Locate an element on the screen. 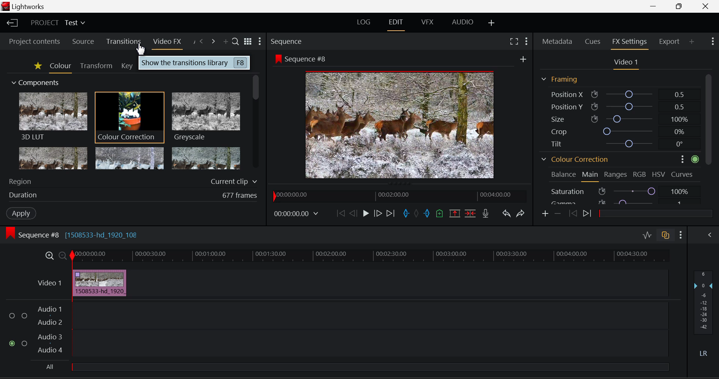 The height and width of the screenshot is (379, 719). Effect Applied is located at coordinates (101, 282).